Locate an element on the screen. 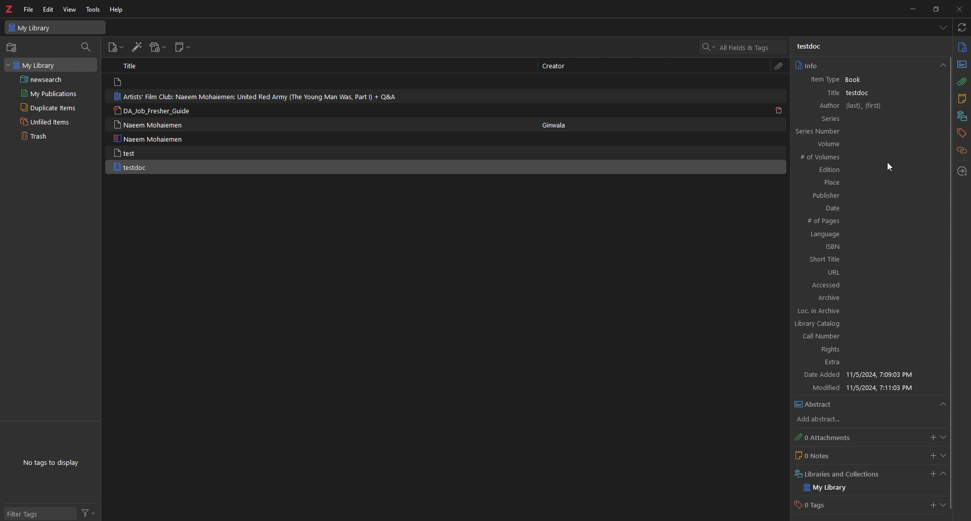 The height and width of the screenshot is (521, 971). Abstract is located at coordinates (816, 403).